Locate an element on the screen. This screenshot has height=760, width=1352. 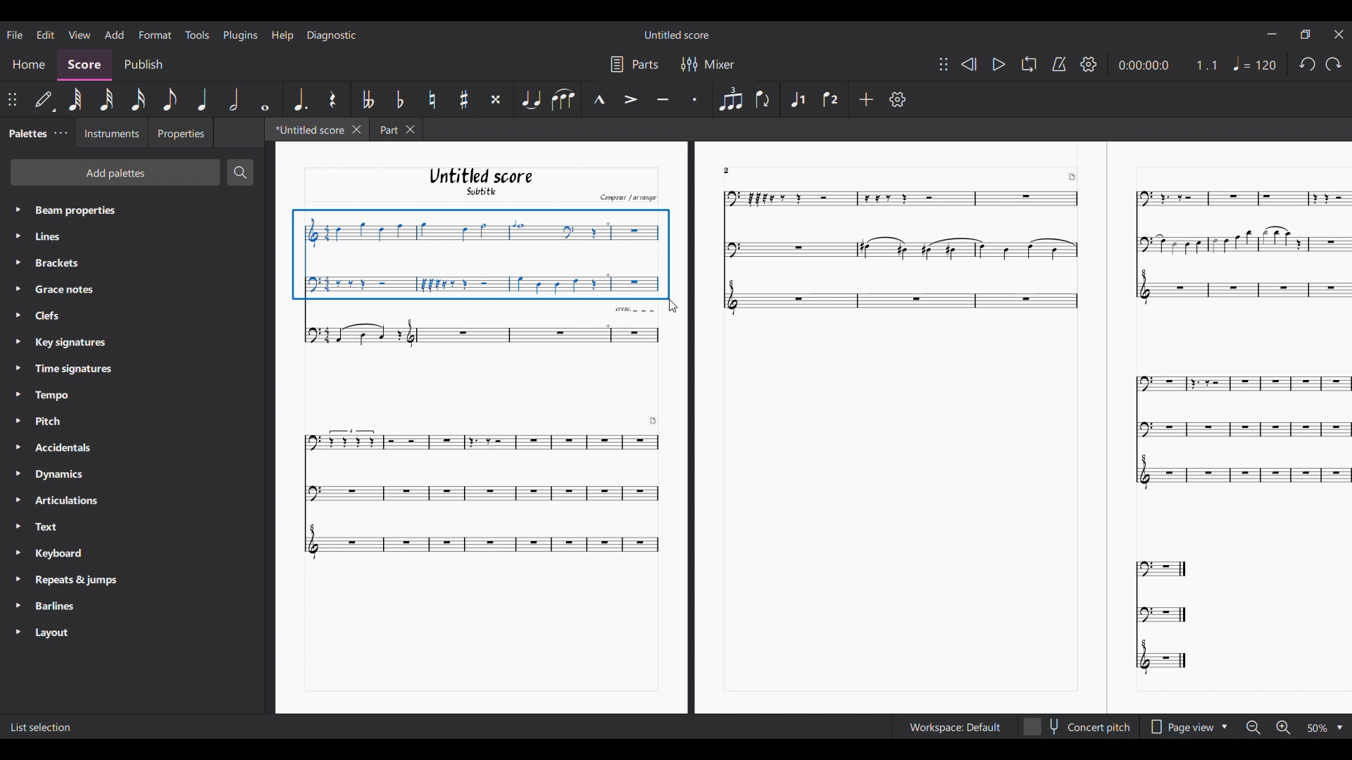
Untitled Score is located at coordinates (677, 34).